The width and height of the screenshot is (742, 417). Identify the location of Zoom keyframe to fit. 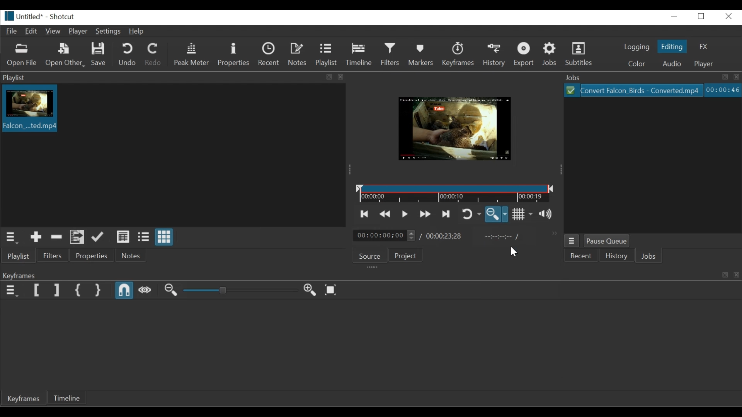
(330, 290).